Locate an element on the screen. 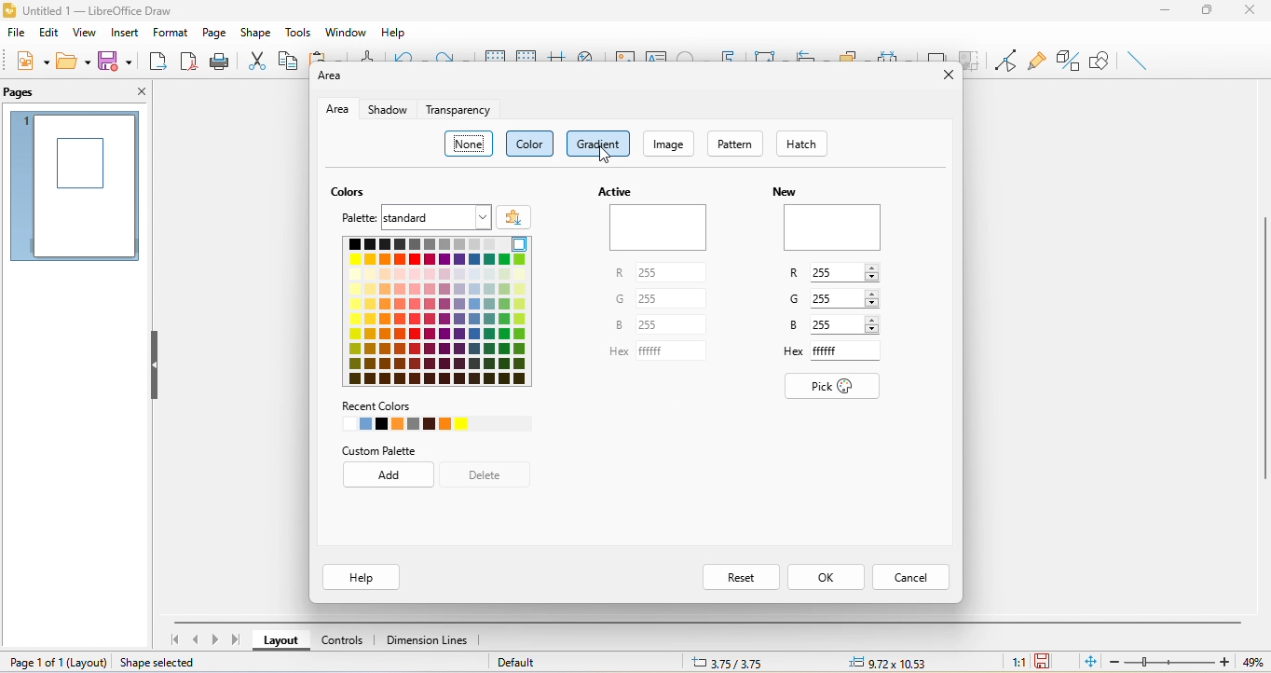 This screenshot has width=1271, height=673. close is located at coordinates (136, 93).